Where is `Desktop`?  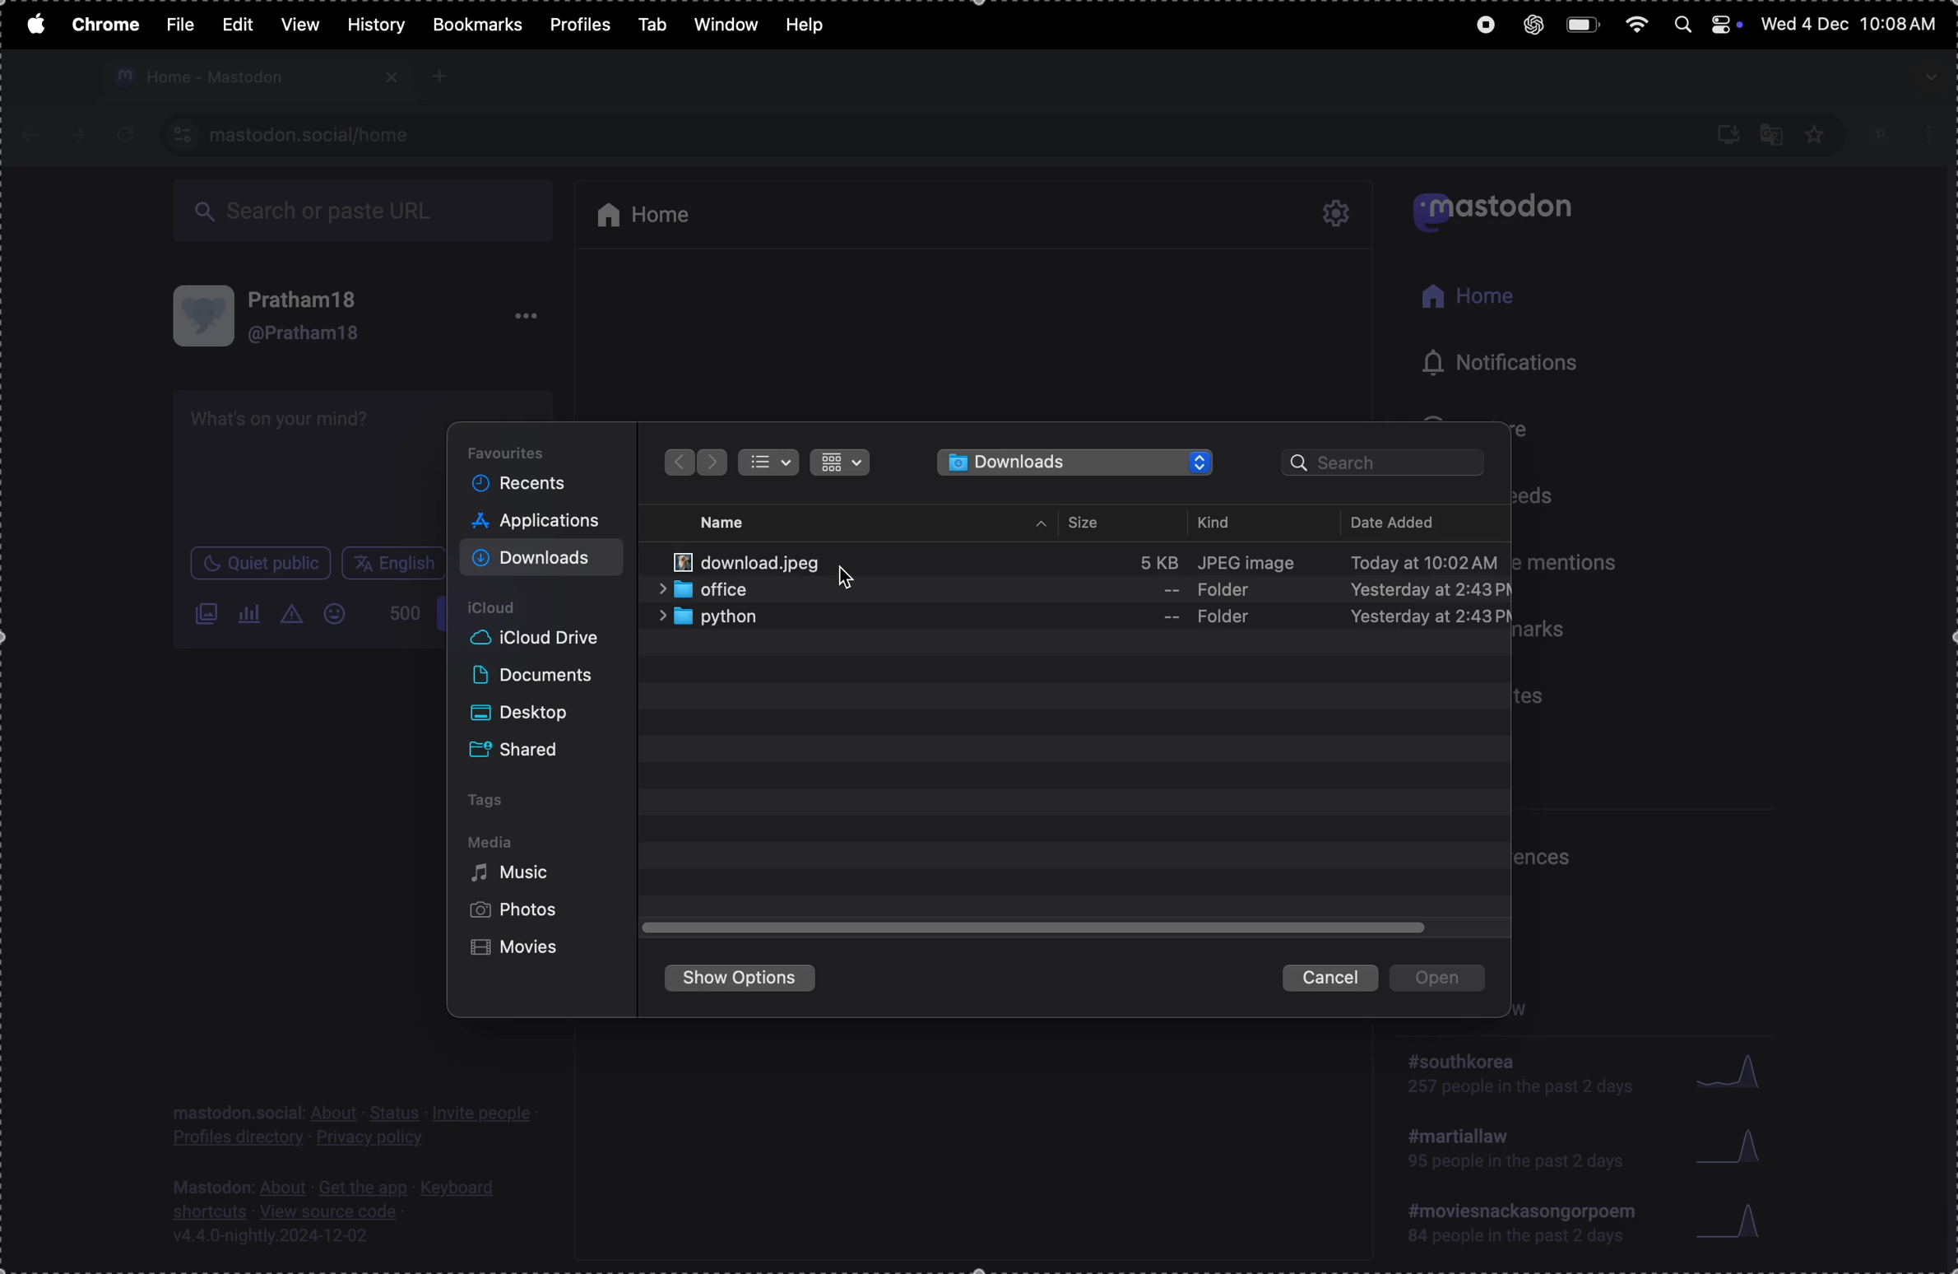
Desktop is located at coordinates (529, 709).